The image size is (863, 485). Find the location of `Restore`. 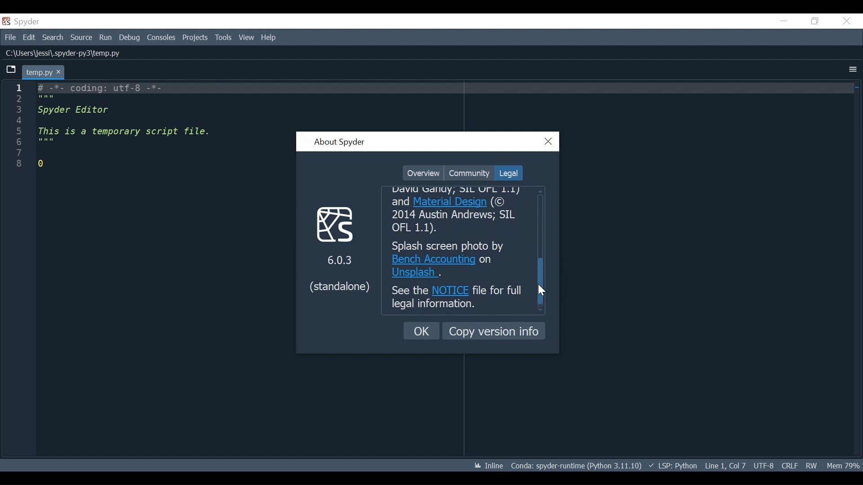

Restore is located at coordinates (815, 21).